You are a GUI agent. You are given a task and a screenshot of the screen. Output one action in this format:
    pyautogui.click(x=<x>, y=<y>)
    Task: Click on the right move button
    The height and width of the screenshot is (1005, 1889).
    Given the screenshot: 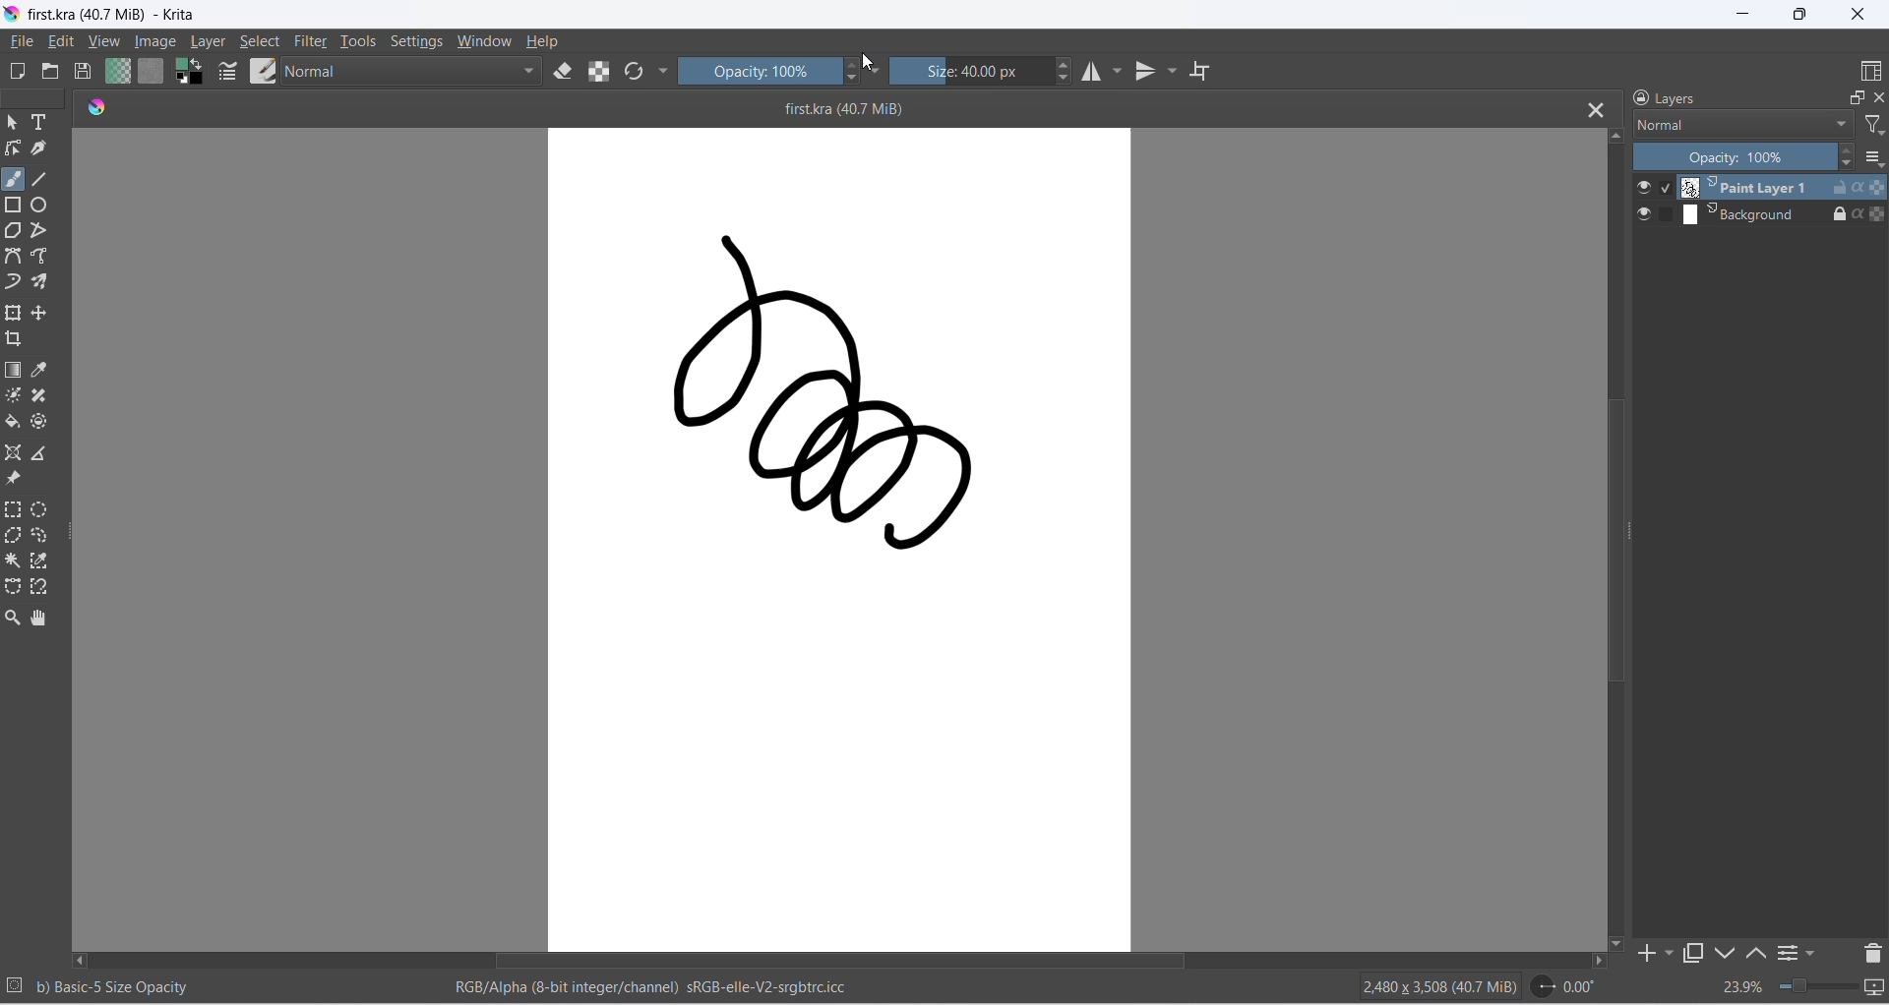 What is the action you would take?
    pyautogui.click(x=1599, y=961)
    